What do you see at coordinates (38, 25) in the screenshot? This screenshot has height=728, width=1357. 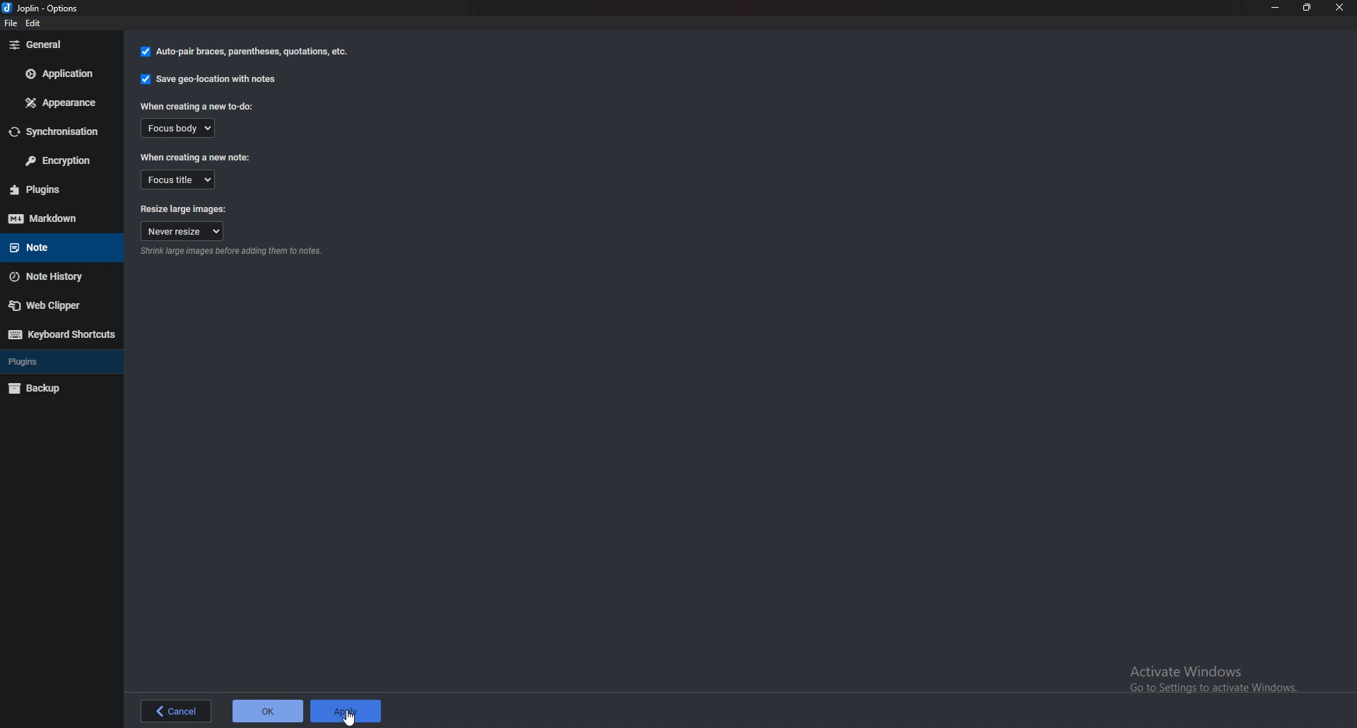 I see `edit` at bounding box center [38, 25].